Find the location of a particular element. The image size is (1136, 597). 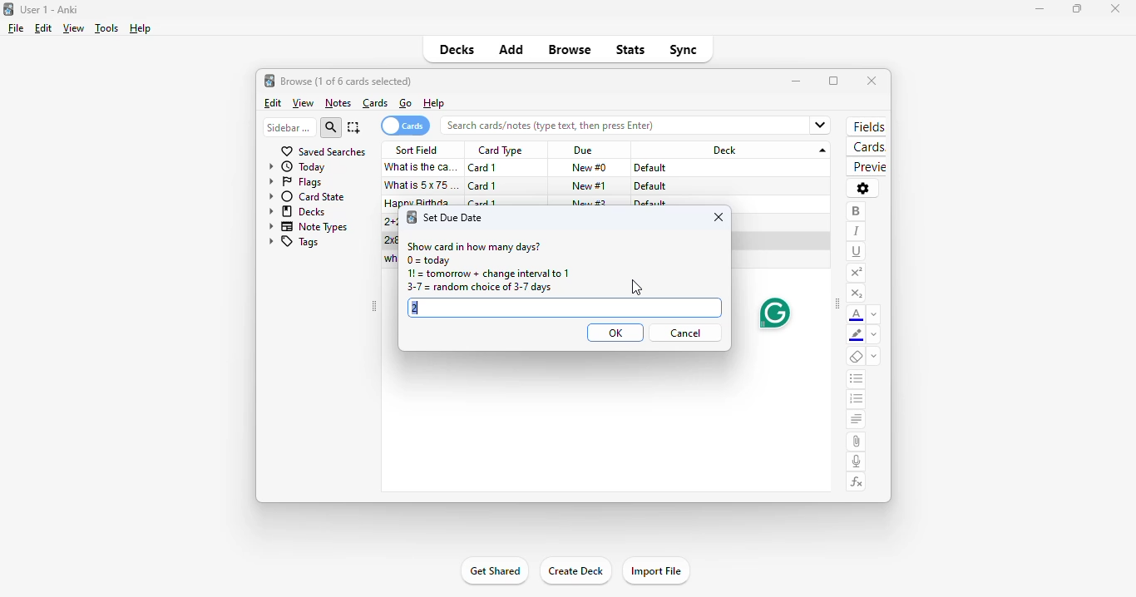

OK is located at coordinates (615, 333).